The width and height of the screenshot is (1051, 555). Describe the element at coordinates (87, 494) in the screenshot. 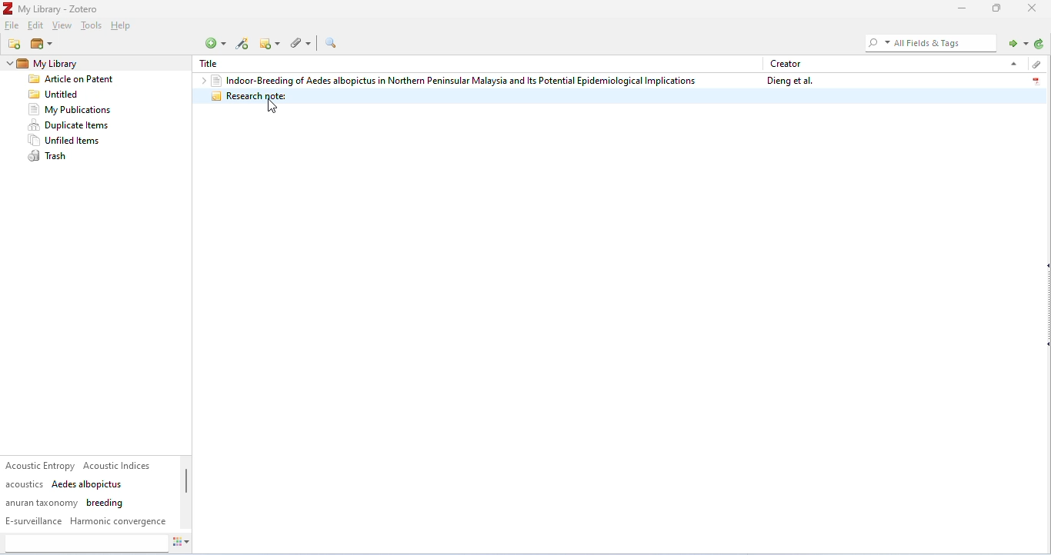

I see `tags` at that location.